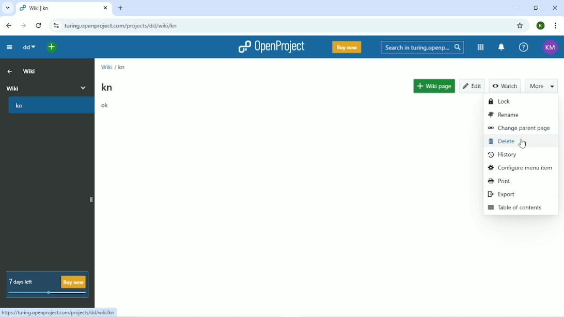 The height and width of the screenshot is (317, 564). Describe the element at coordinates (524, 46) in the screenshot. I see `Help` at that location.